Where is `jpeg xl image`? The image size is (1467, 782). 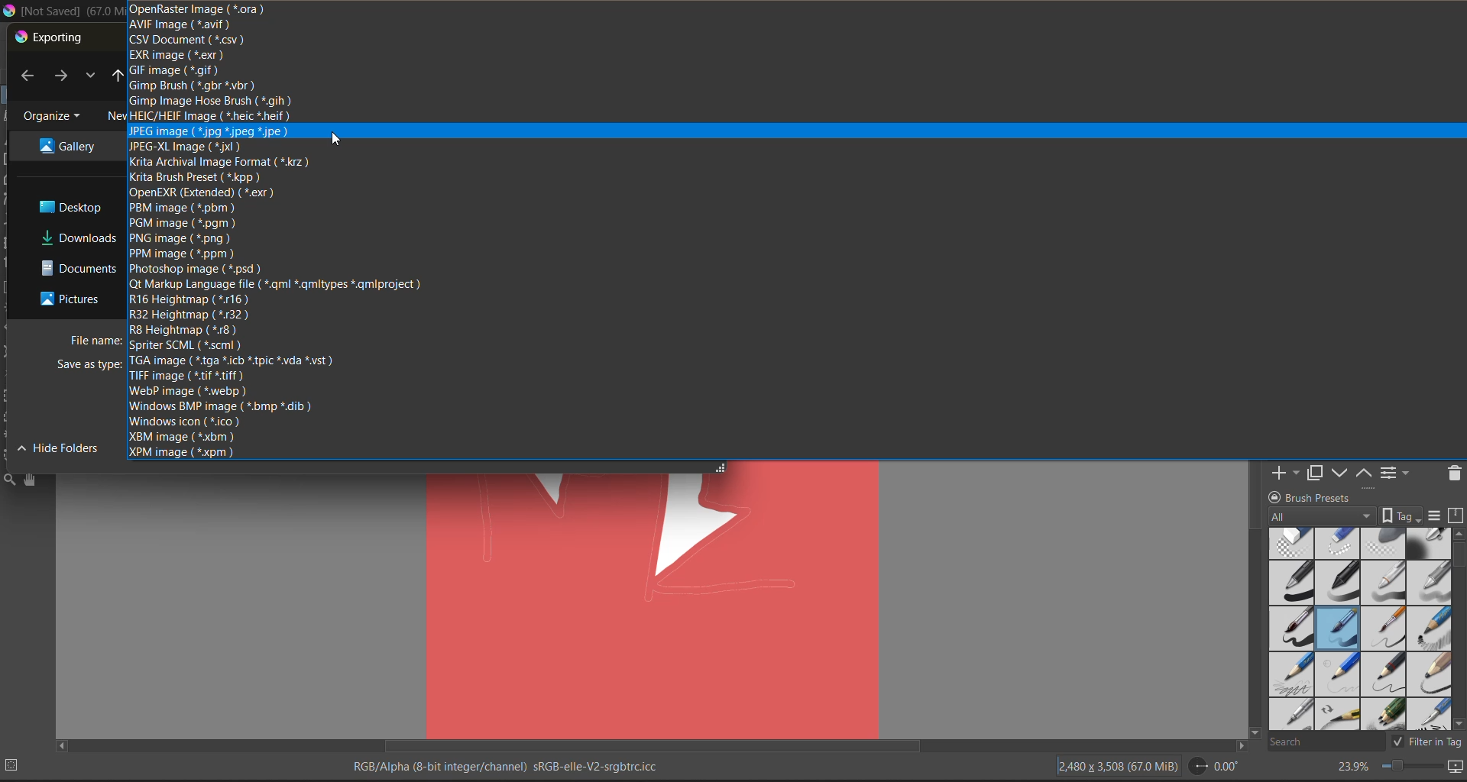
jpeg xl image is located at coordinates (186, 146).